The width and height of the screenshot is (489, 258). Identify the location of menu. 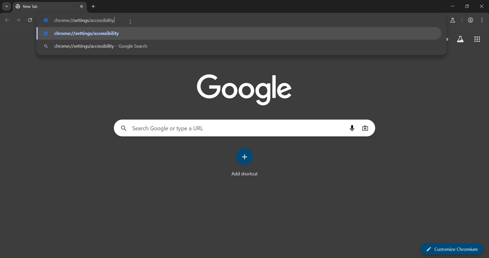
(483, 19).